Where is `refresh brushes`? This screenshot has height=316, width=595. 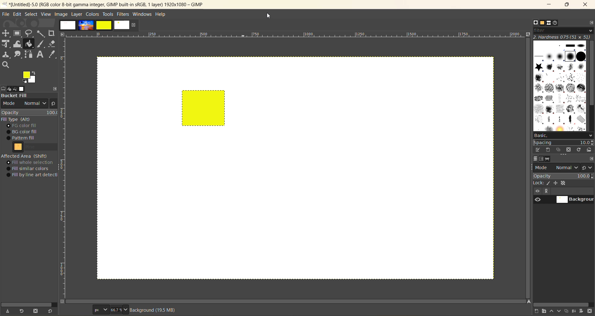 refresh brushes is located at coordinates (579, 150).